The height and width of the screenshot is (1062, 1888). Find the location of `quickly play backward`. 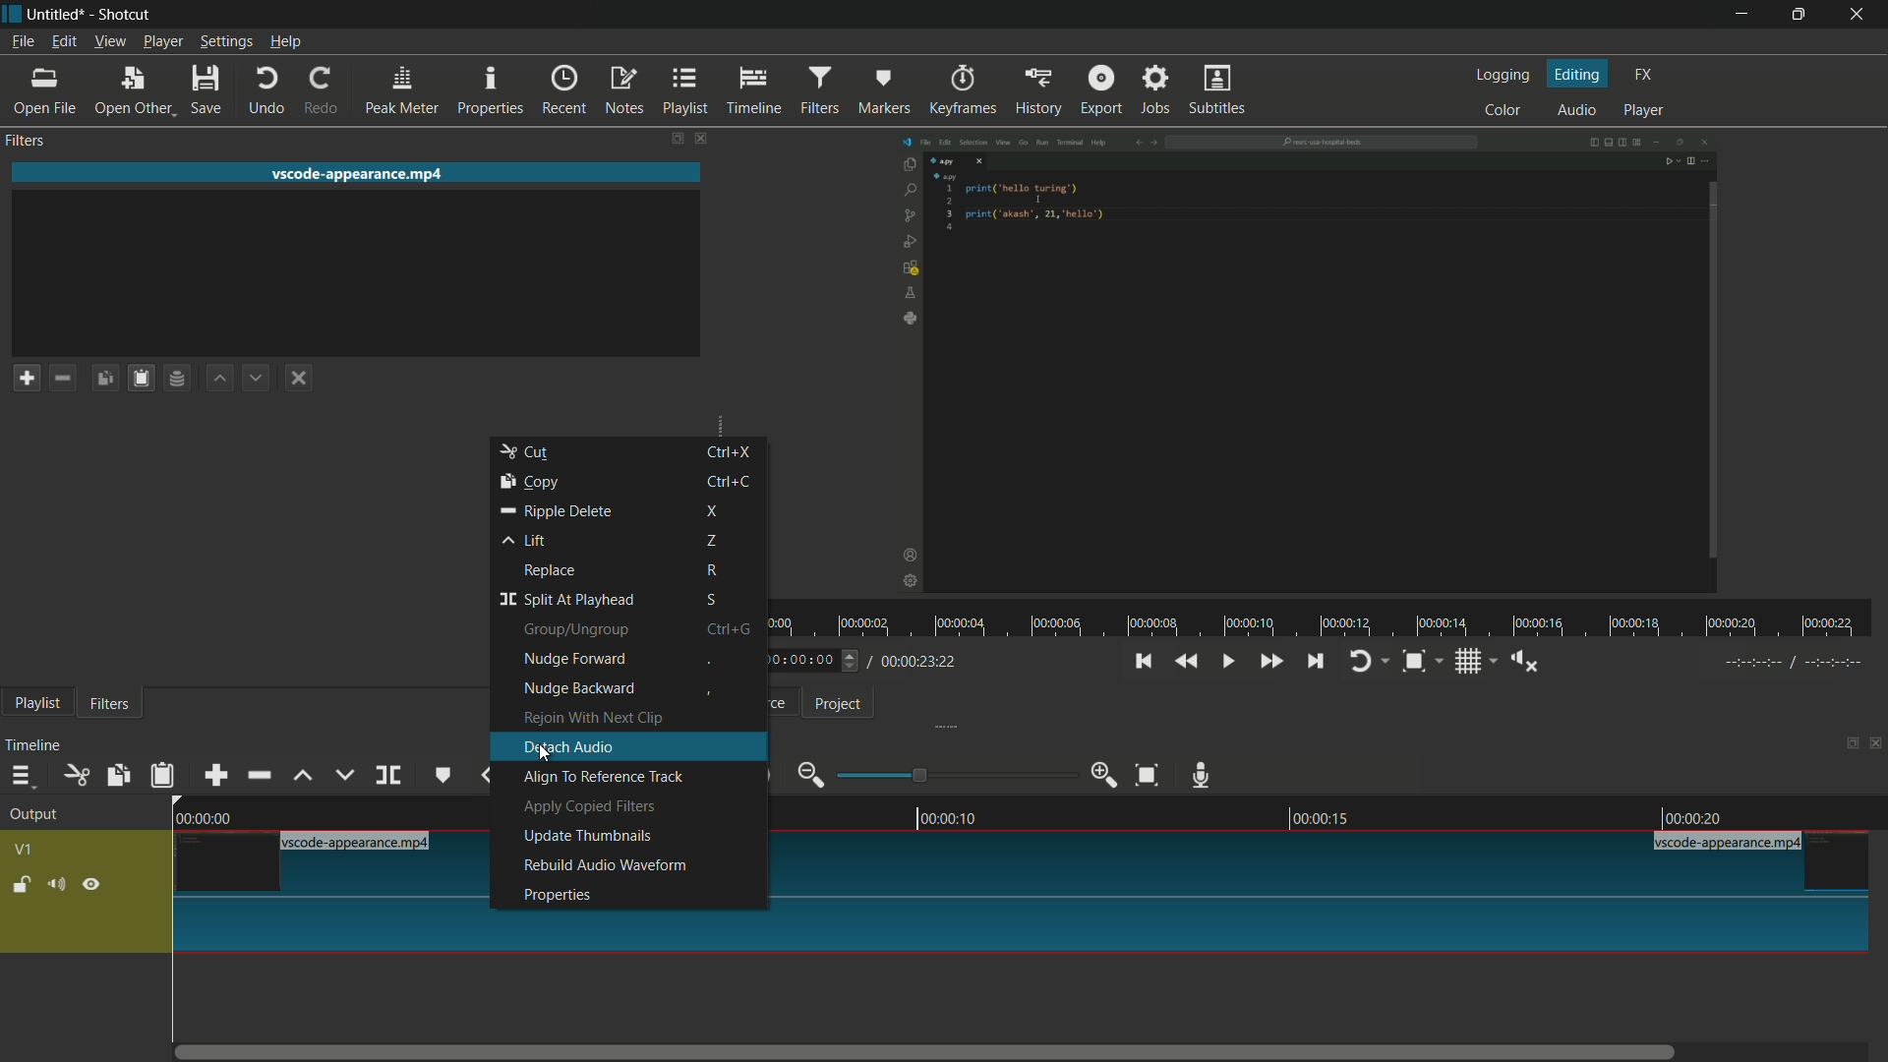

quickly play backward is located at coordinates (1188, 662).